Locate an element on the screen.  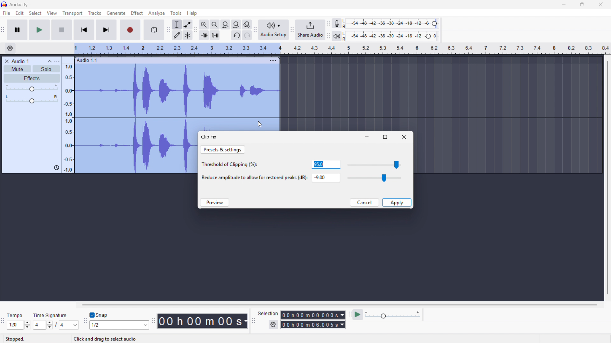
Cursor is located at coordinates (260, 124).